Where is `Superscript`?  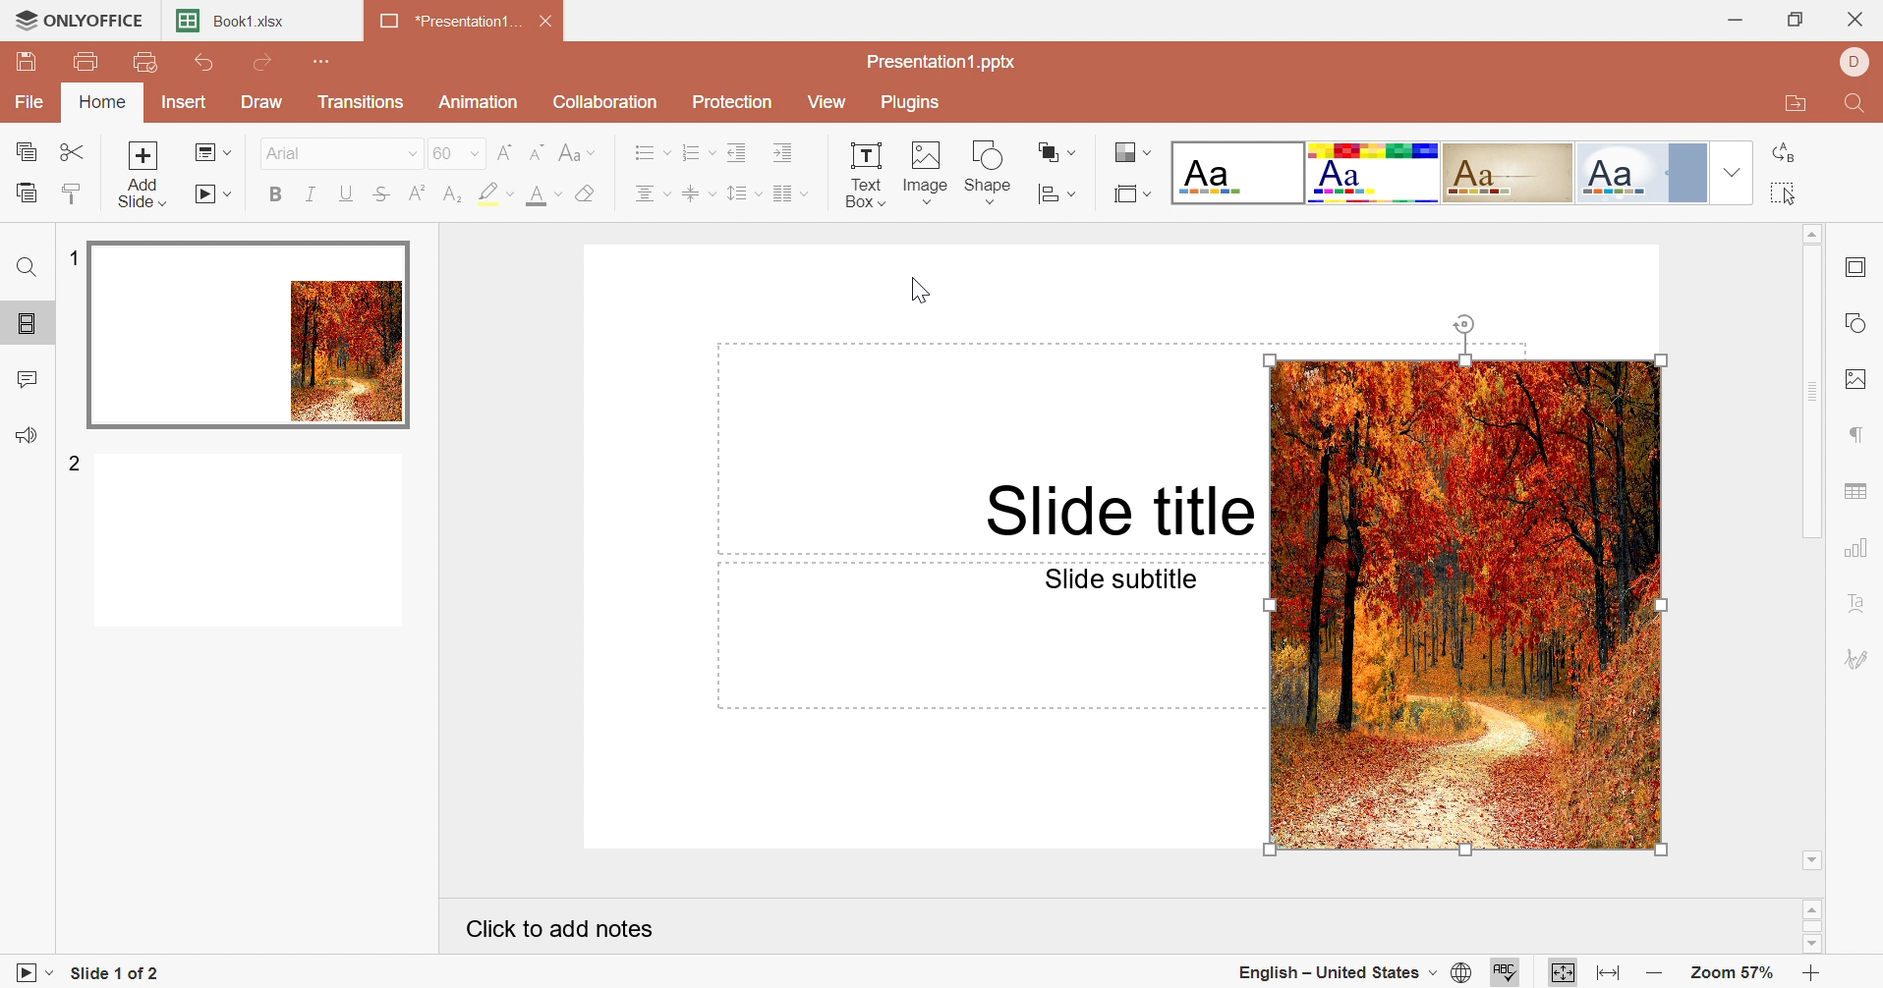 Superscript is located at coordinates (419, 196).